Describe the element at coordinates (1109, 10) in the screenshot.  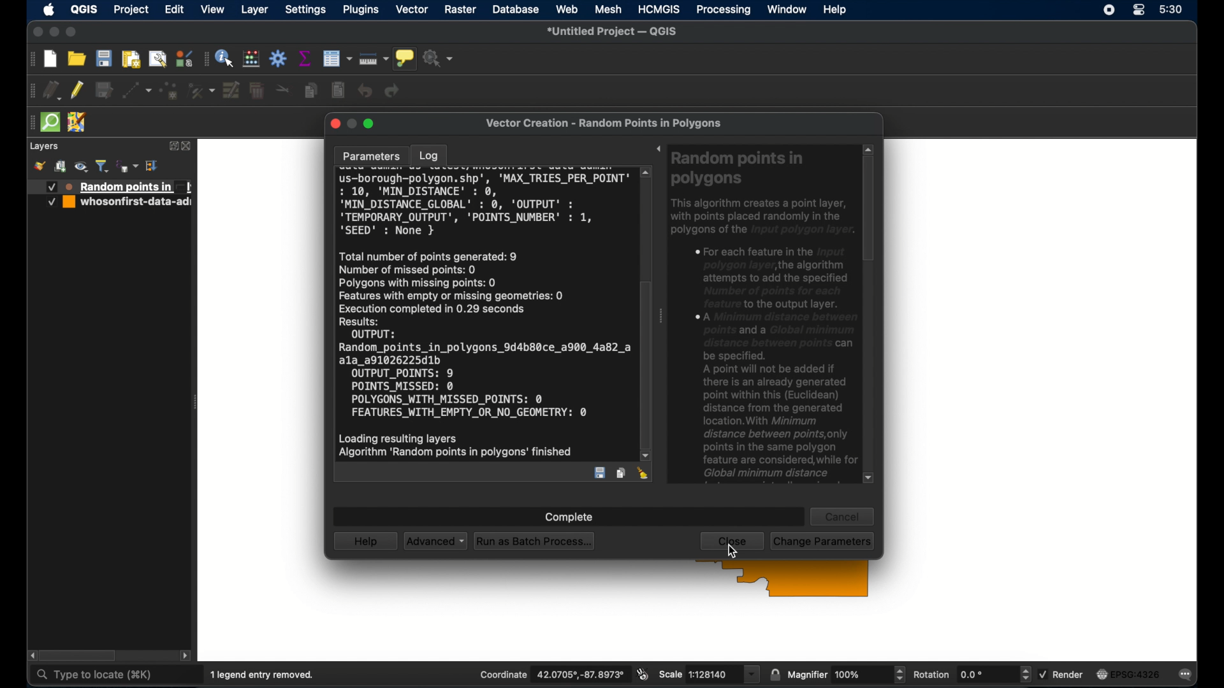
I see `screen recorder icon` at that location.